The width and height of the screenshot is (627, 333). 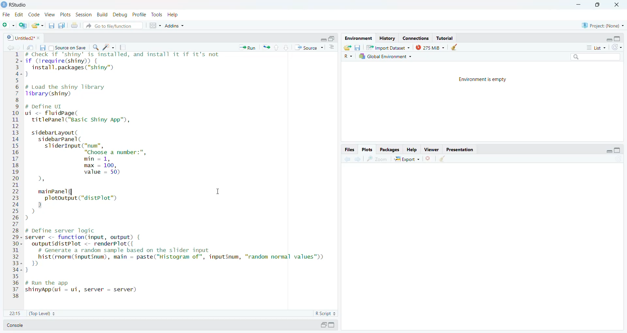 What do you see at coordinates (7, 14) in the screenshot?
I see `File` at bounding box center [7, 14].